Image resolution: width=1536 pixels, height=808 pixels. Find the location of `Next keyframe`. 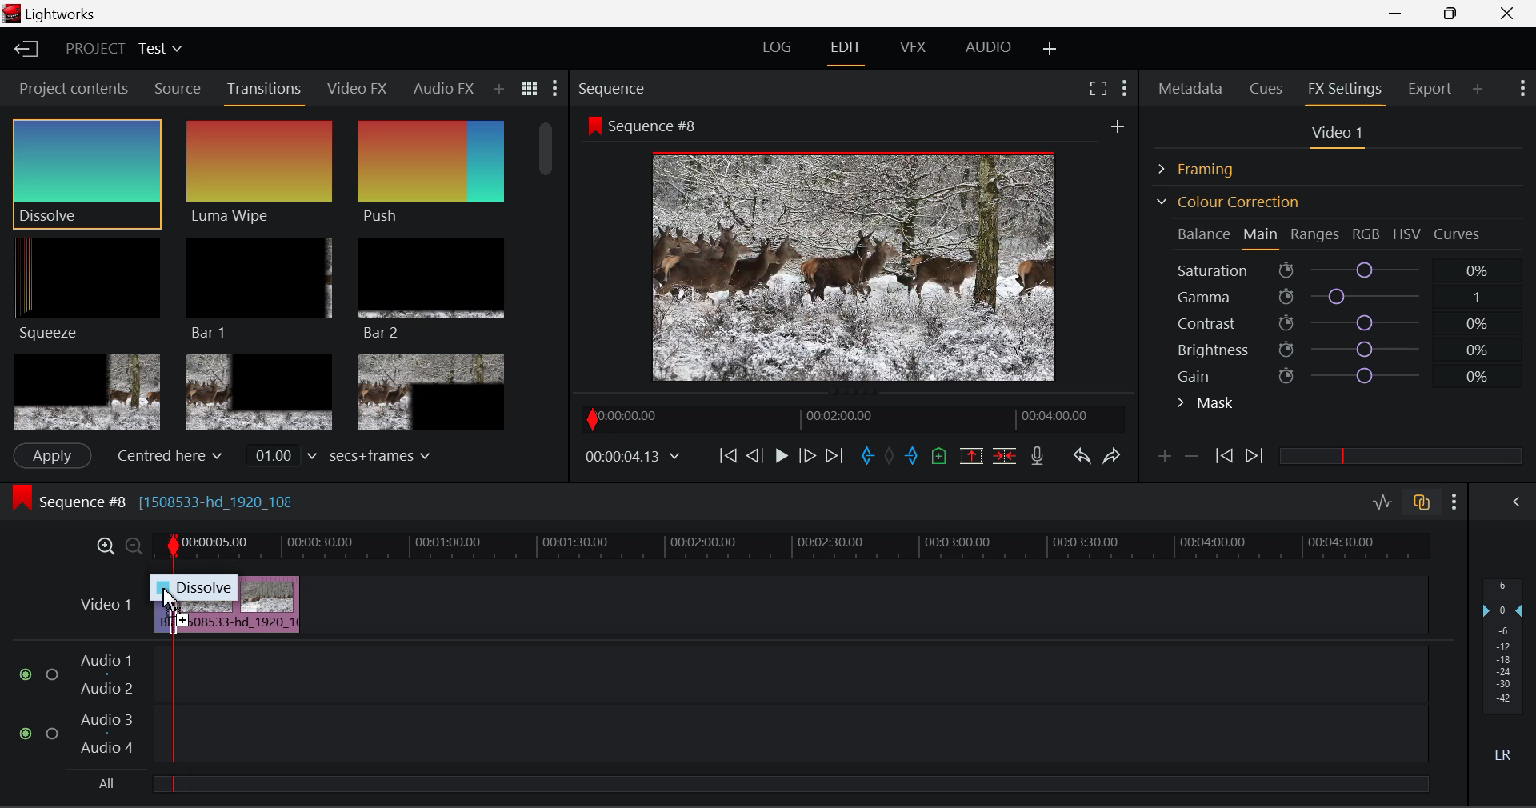

Next keyframe is located at coordinates (1256, 457).